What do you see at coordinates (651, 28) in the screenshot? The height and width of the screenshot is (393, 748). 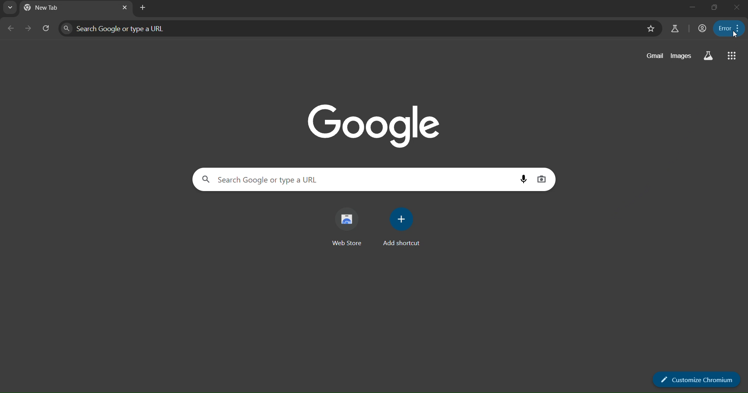 I see `bookmark this page` at bounding box center [651, 28].